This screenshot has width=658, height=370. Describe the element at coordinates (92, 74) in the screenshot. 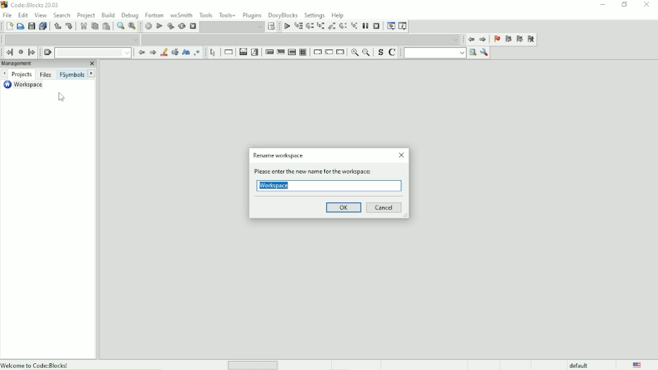

I see `Next` at that location.